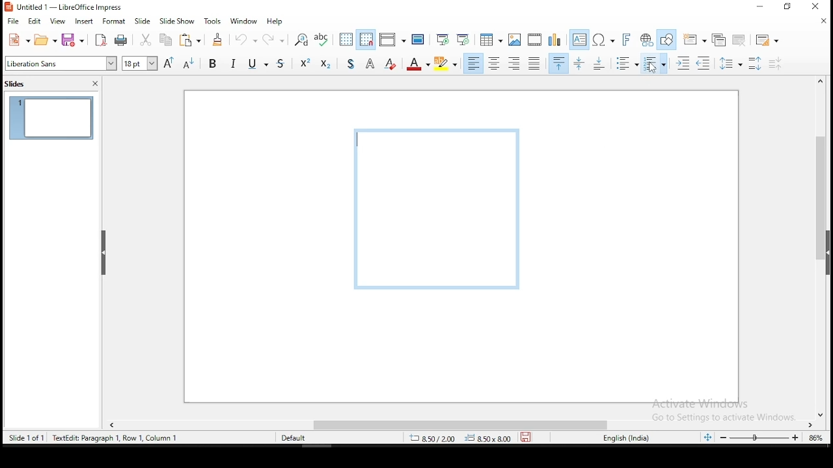 This screenshot has height=468, width=833. I want to click on slide show, so click(177, 21).